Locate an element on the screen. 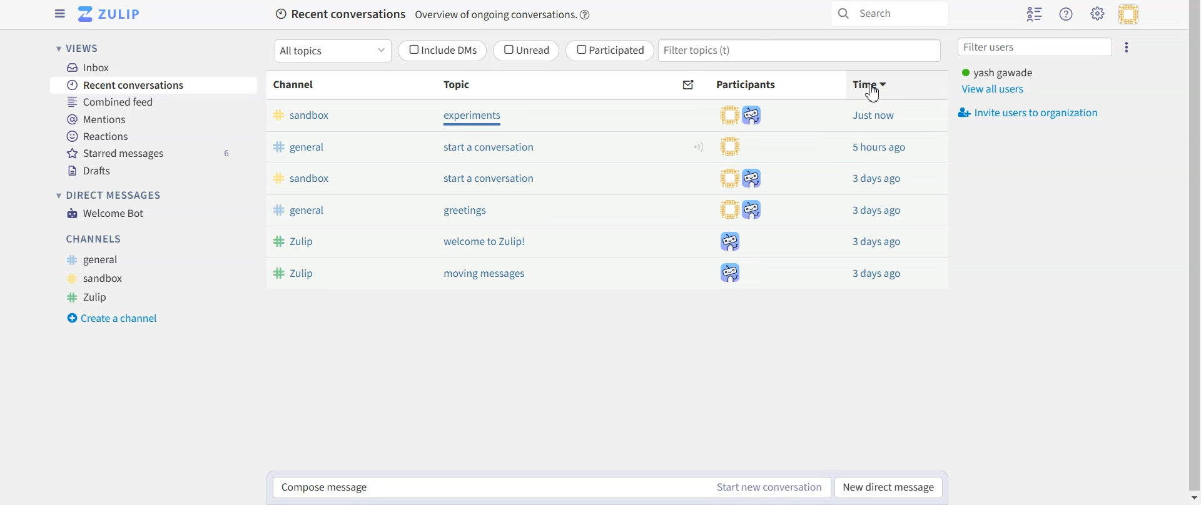  Channels is located at coordinates (93, 239).